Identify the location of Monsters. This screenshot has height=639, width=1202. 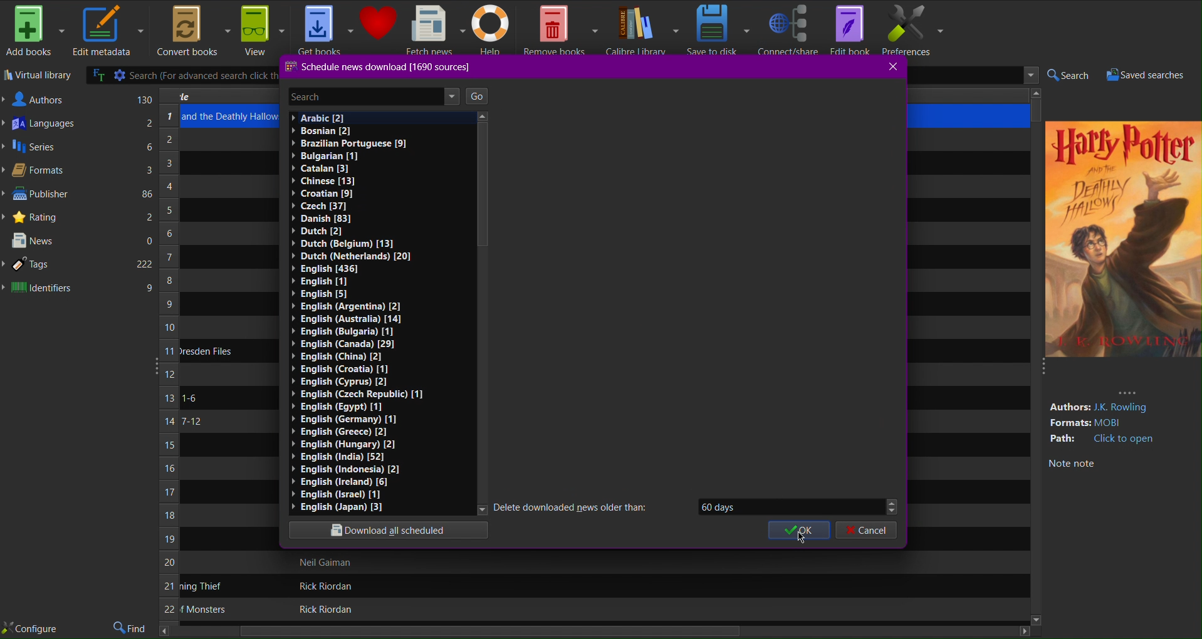
(203, 610).